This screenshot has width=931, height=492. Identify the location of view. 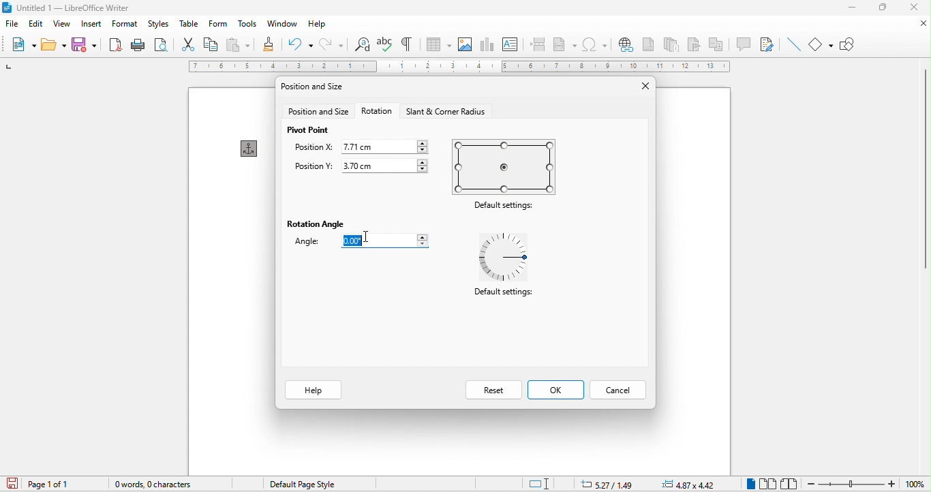
(64, 25).